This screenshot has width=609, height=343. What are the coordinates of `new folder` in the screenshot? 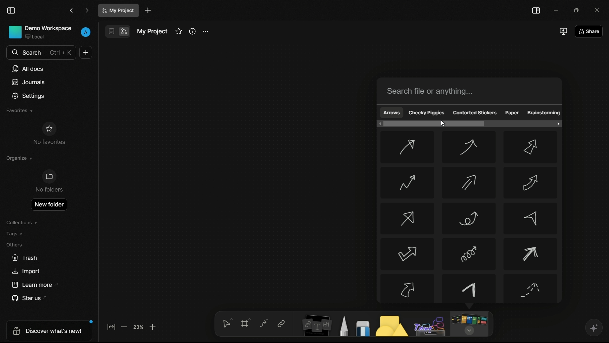 It's located at (49, 205).